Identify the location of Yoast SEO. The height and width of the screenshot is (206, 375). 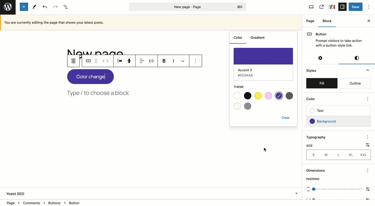
(151, 193).